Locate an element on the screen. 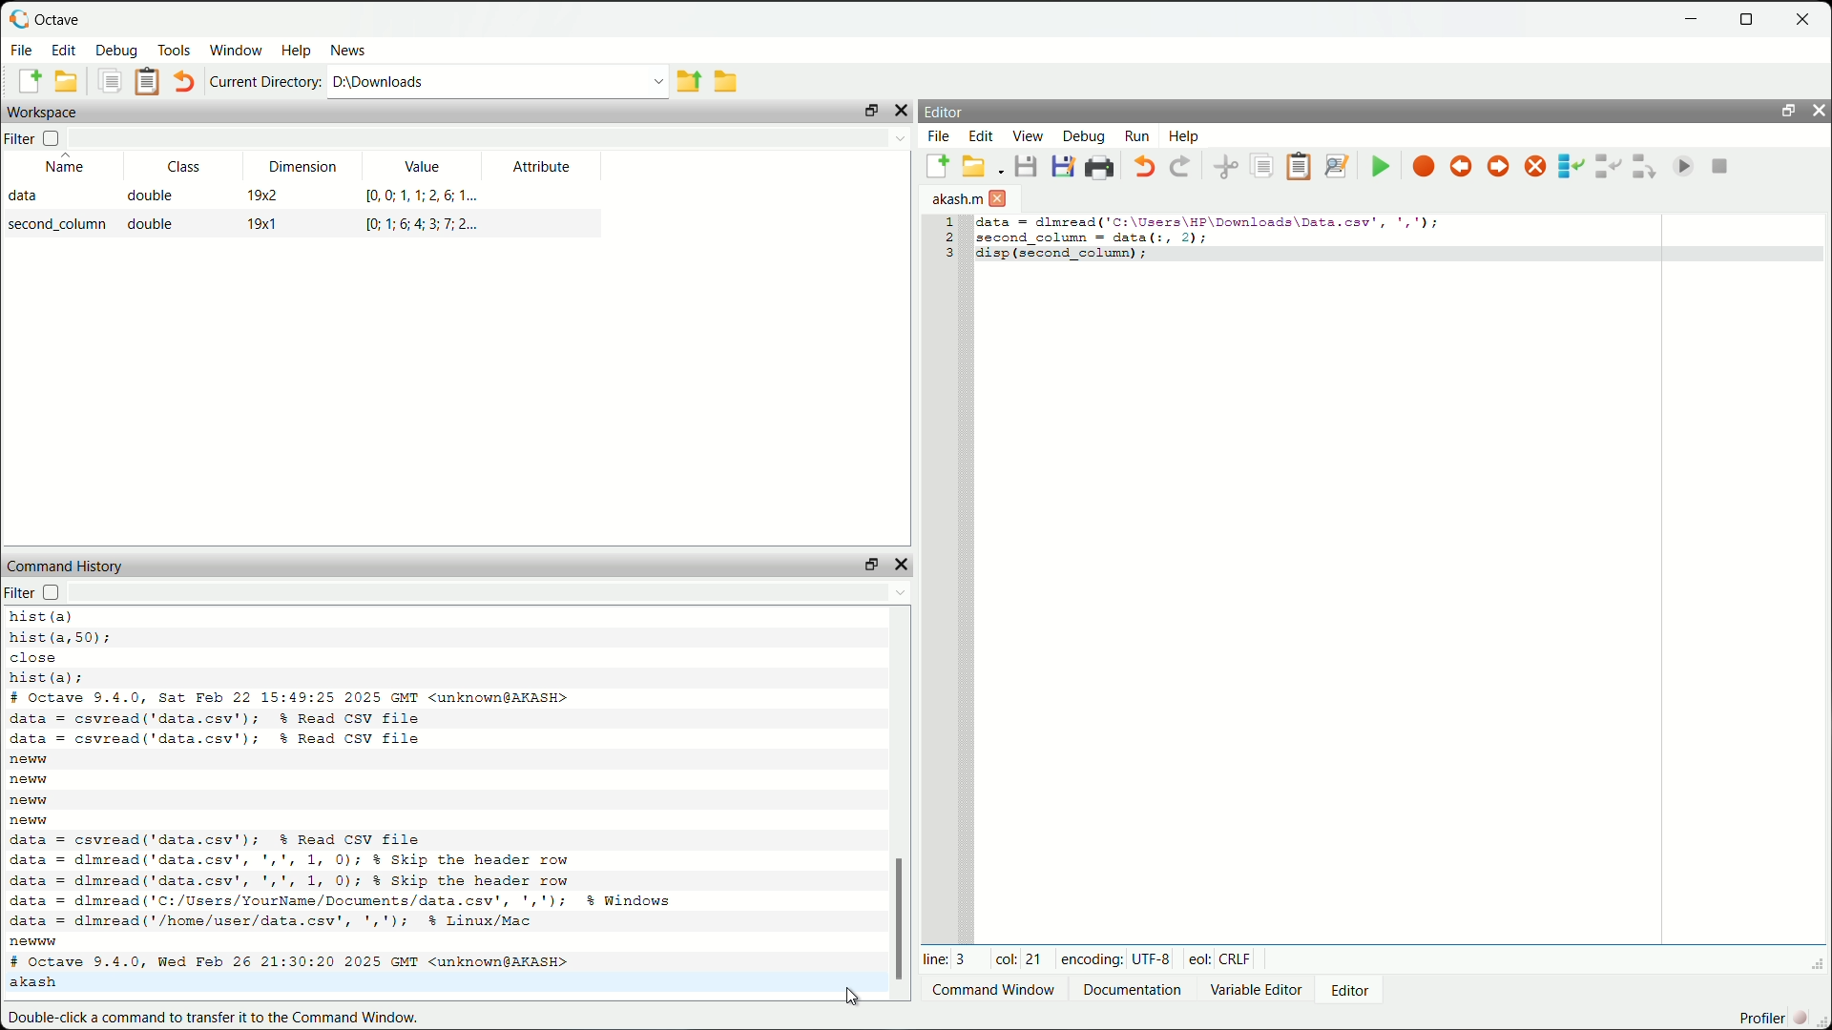  class is located at coordinates (182, 169).